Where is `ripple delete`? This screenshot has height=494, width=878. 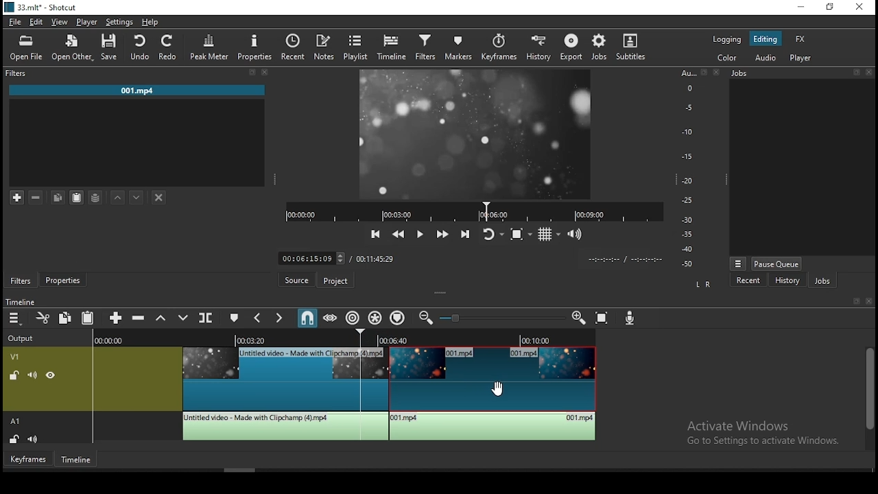
ripple delete is located at coordinates (139, 318).